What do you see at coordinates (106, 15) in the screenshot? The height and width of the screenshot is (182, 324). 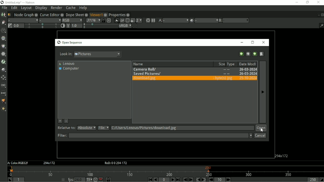 I see `close` at bounding box center [106, 15].